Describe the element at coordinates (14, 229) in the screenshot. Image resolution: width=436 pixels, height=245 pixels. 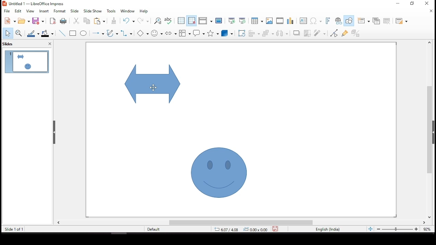
I see `slide 1 of 1` at that location.